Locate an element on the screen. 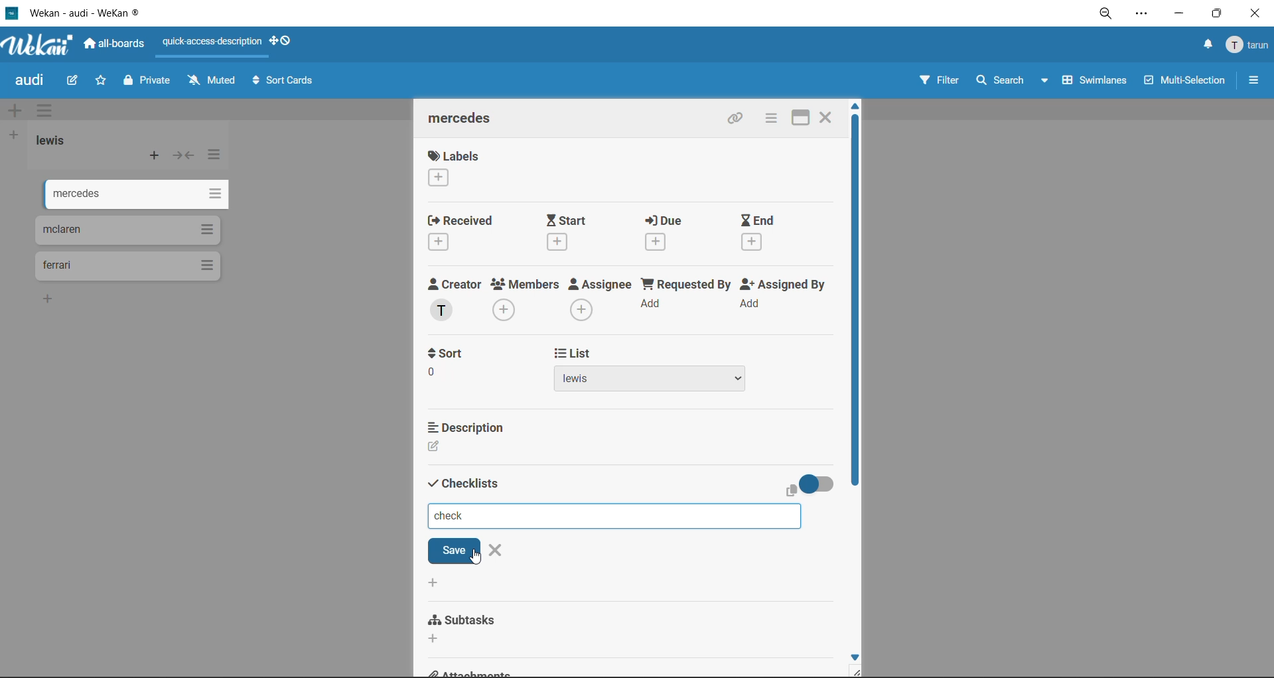 The width and height of the screenshot is (1274, 678). menu is located at coordinates (1249, 46).